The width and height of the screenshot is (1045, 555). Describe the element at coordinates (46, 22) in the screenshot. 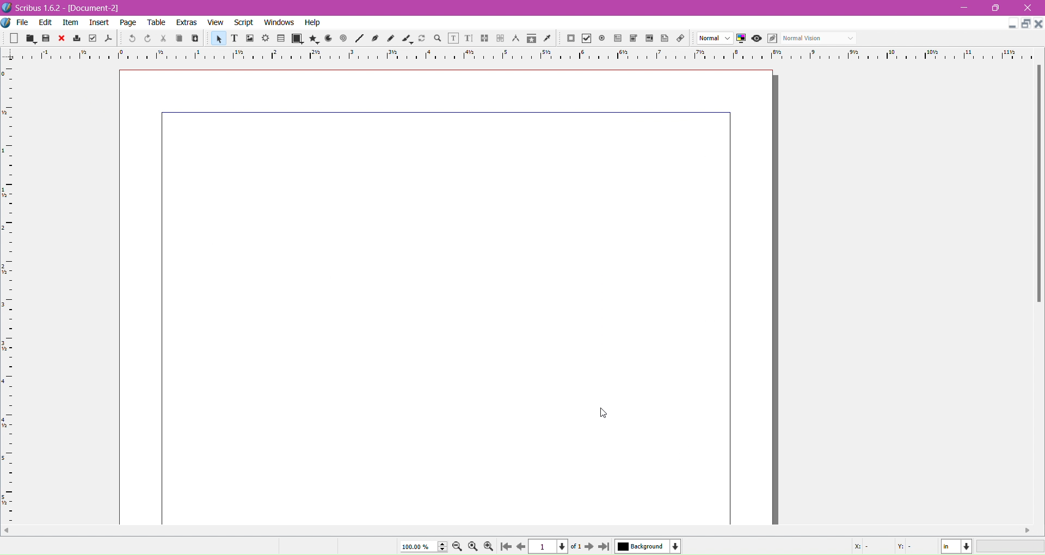

I see `Edit` at that location.